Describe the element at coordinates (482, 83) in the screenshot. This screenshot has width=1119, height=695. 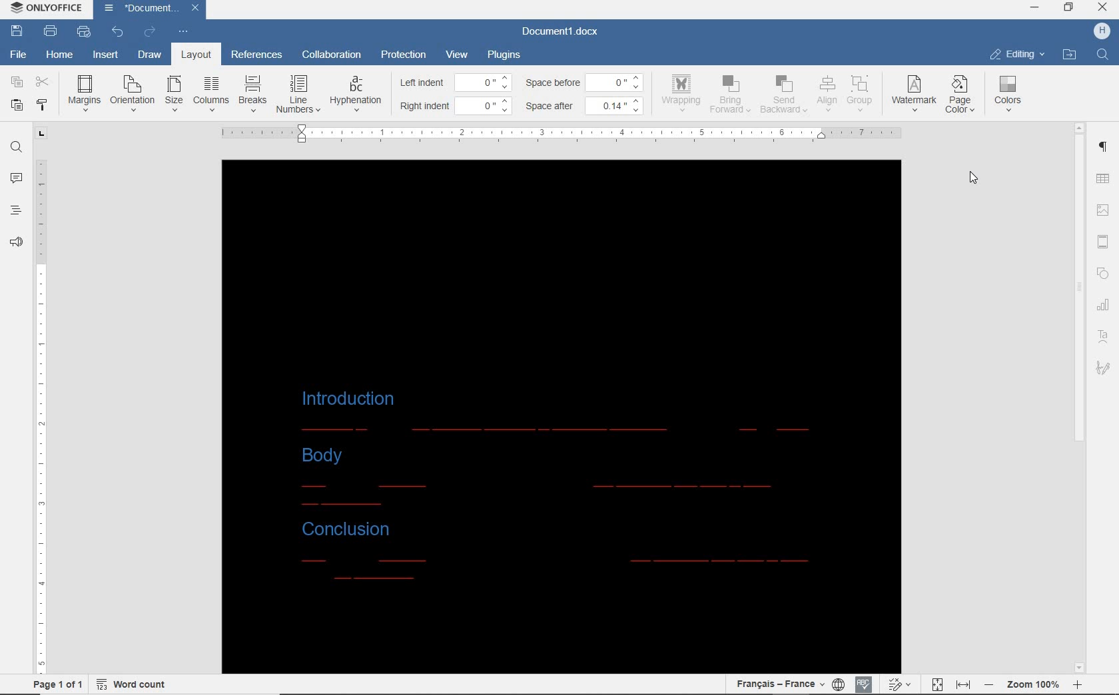
I see `0` at that location.